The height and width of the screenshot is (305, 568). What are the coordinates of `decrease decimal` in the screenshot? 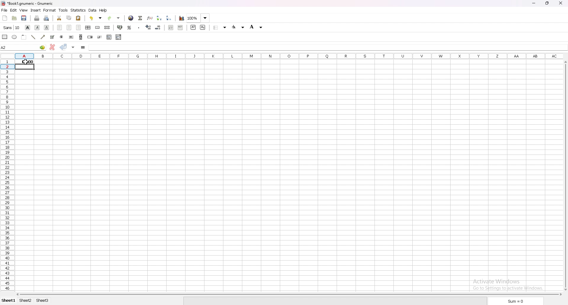 It's located at (158, 27).